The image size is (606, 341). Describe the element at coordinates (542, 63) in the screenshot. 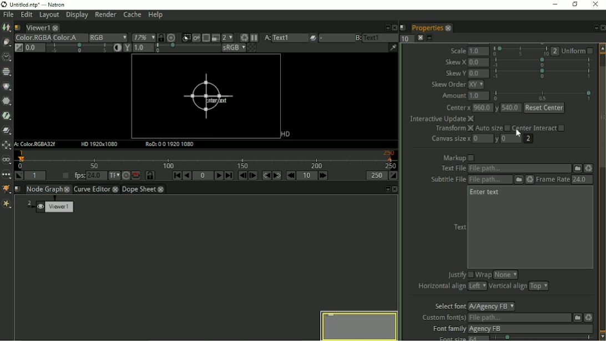

I see `selection bar` at that location.